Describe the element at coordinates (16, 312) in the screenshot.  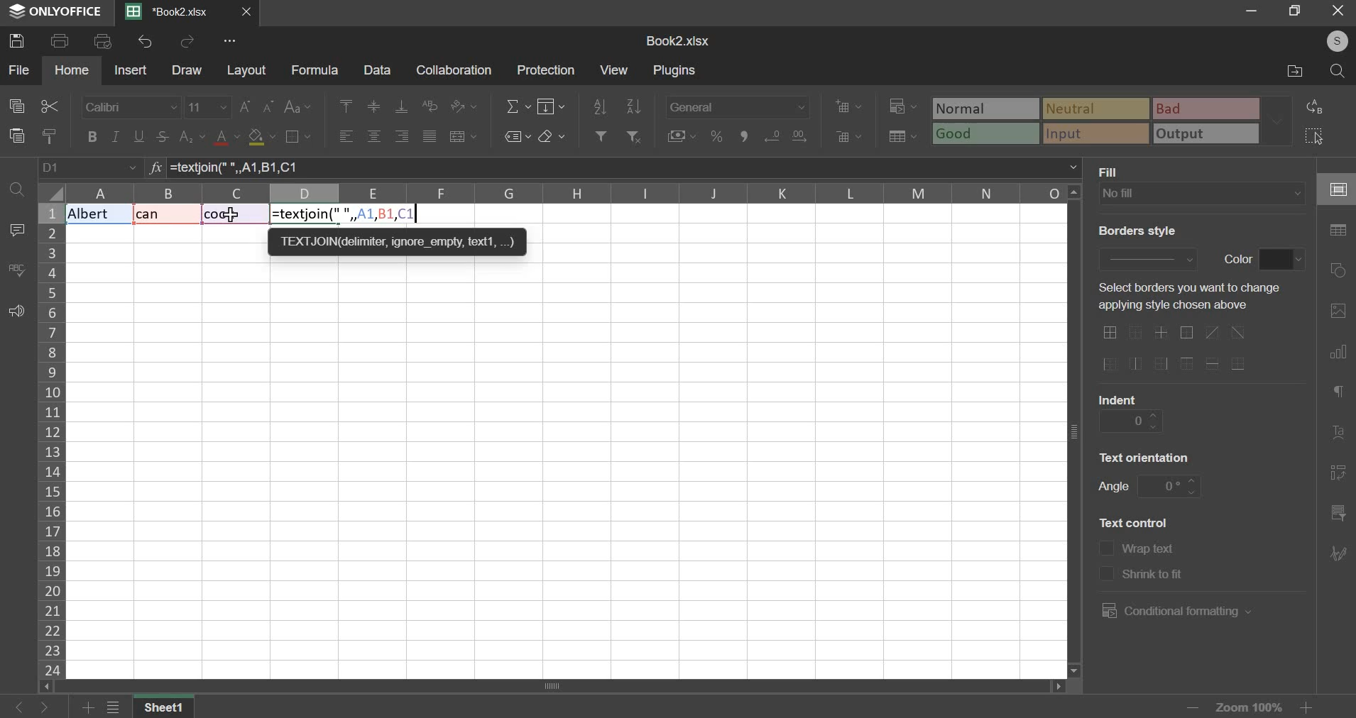
I see `feedback` at that location.